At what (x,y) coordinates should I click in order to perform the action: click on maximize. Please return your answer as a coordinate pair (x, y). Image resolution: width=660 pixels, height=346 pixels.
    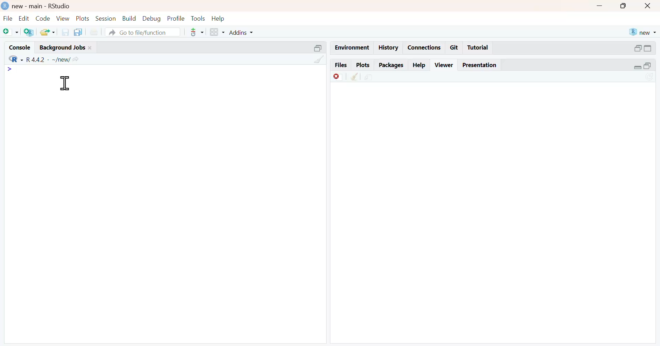
    Looking at the image, I should click on (652, 67).